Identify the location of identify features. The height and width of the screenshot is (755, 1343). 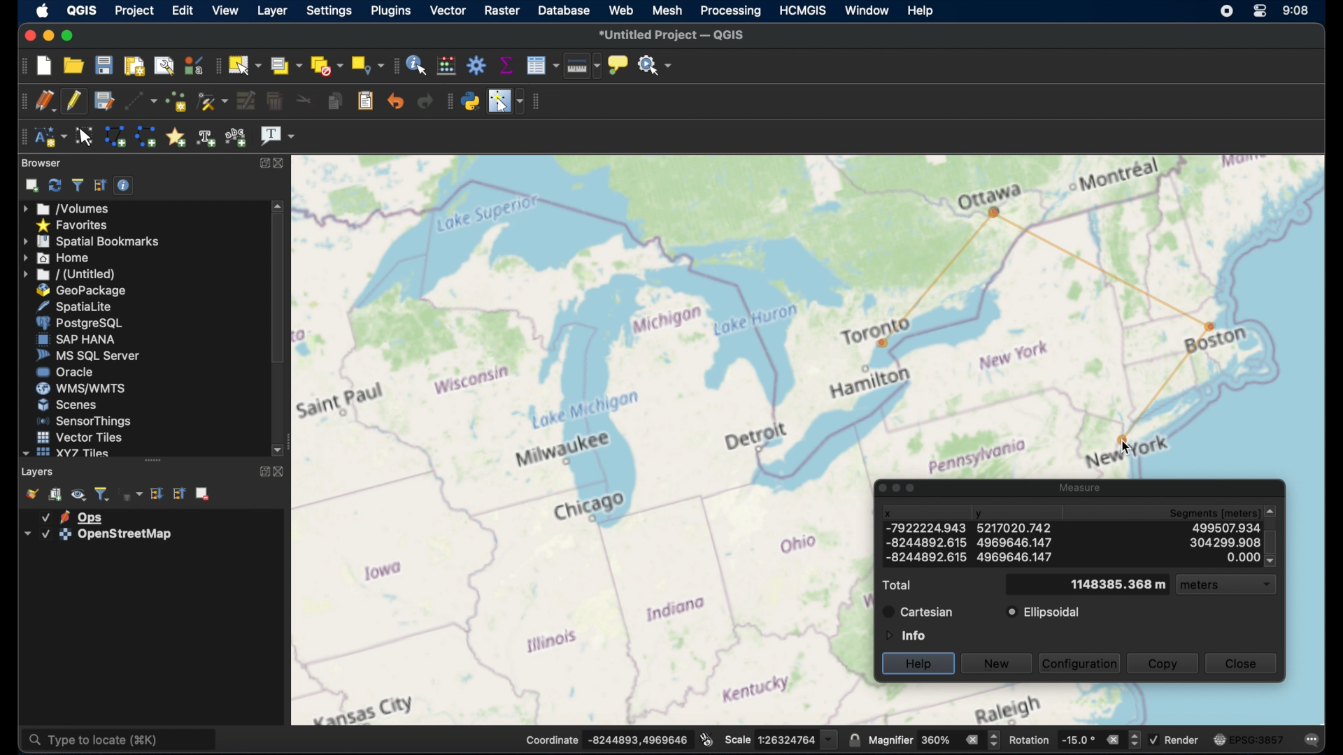
(418, 64).